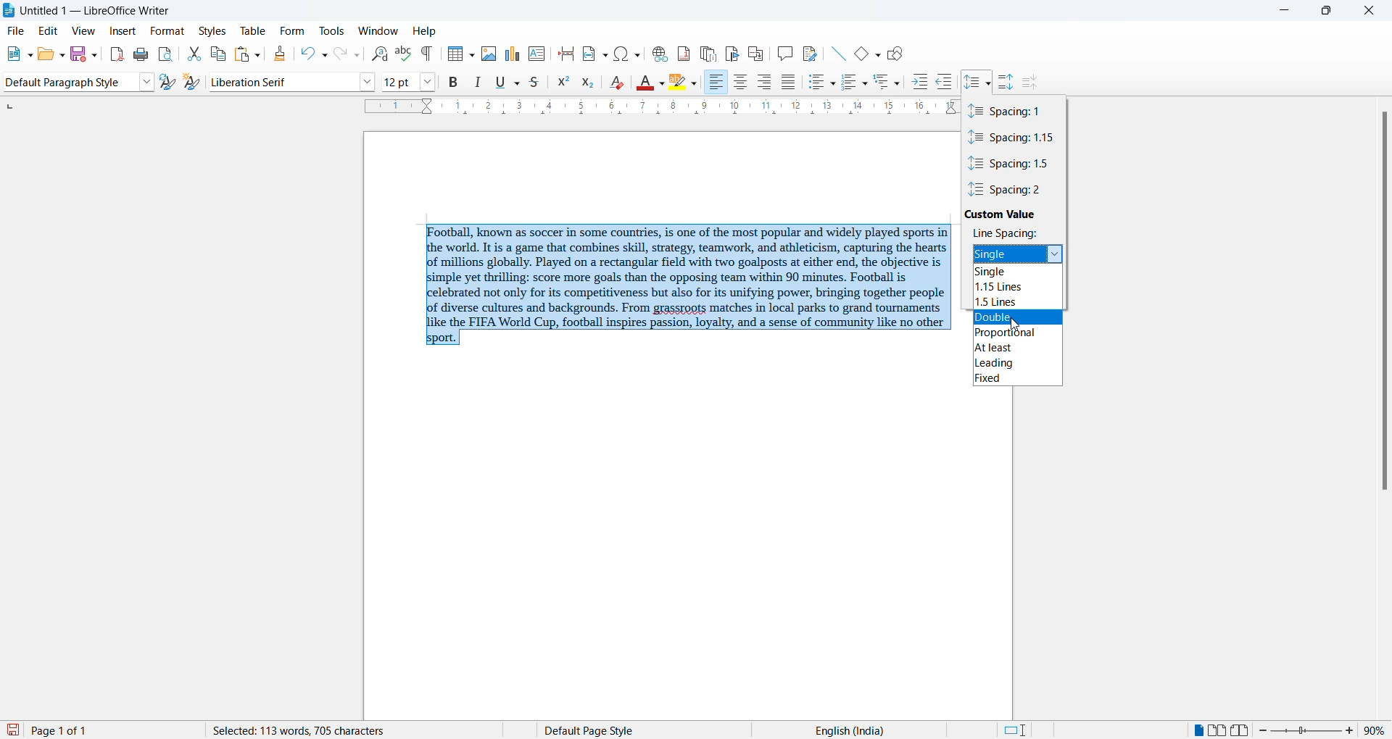 The width and height of the screenshot is (1392, 739). Describe the element at coordinates (1017, 350) in the screenshot. I see `at least` at that location.